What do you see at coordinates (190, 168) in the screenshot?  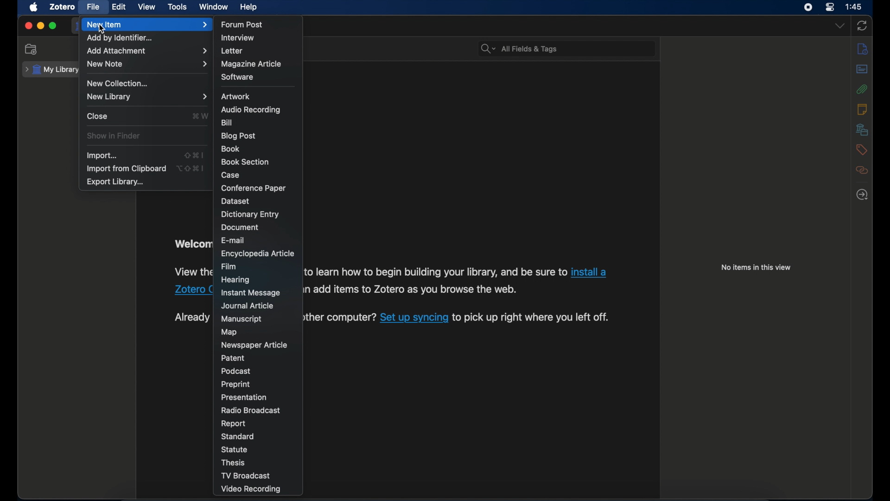 I see `Option + shift + command + I` at bounding box center [190, 168].